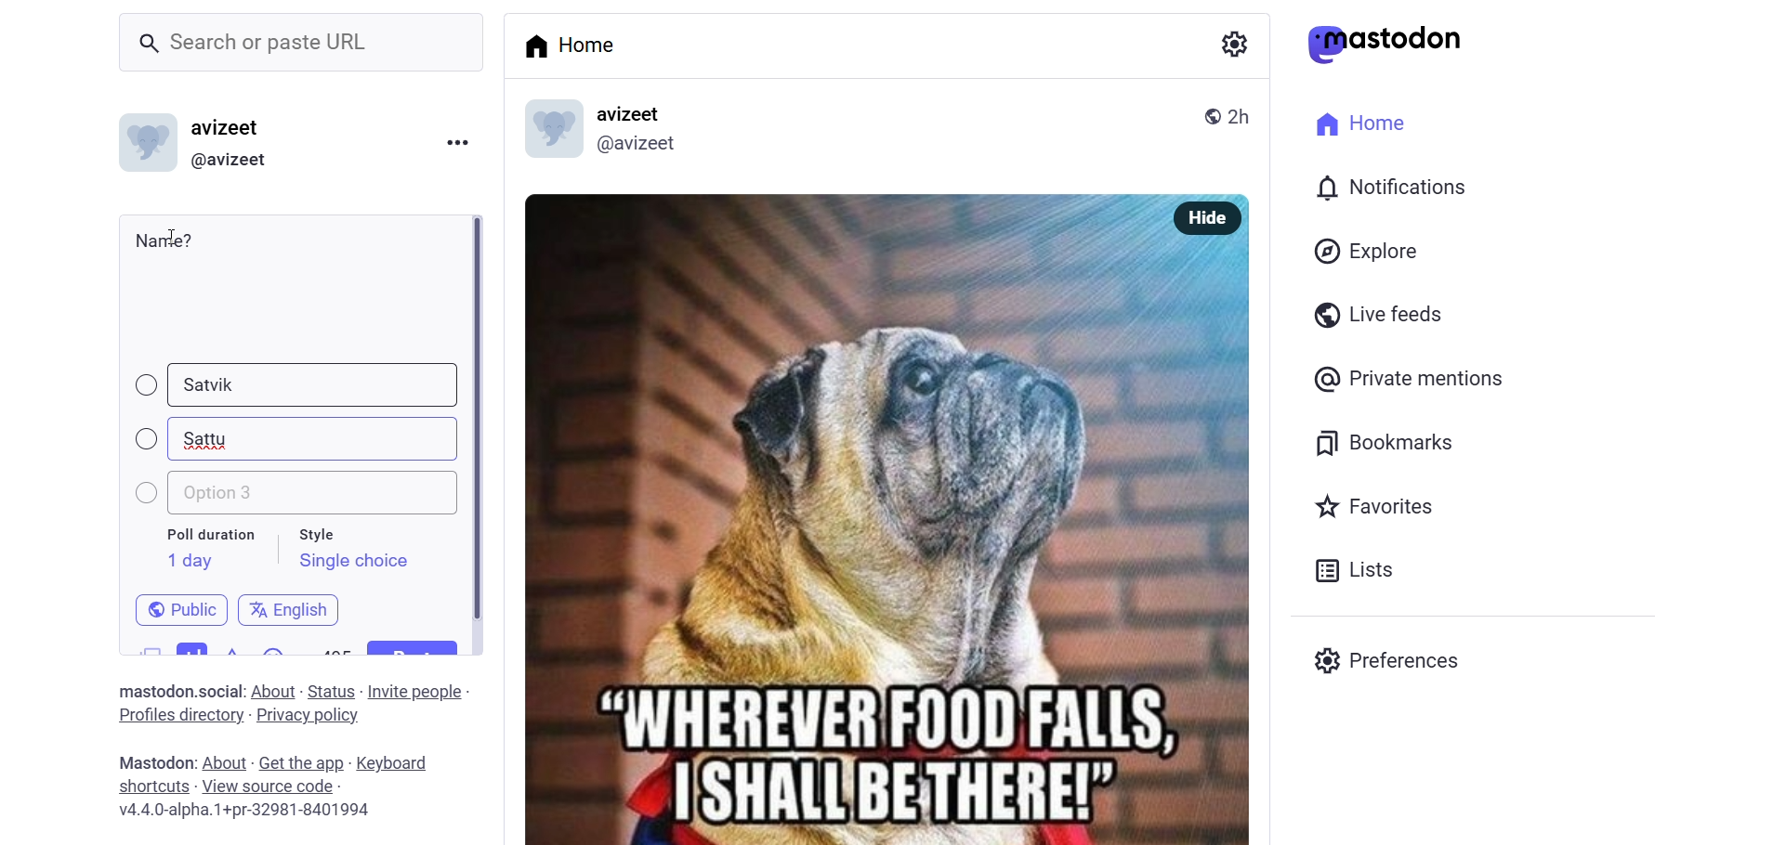 This screenshot has height=845, width=1773. Describe the element at coordinates (1386, 44) in the screenshot. I see `mastodon` at that location.